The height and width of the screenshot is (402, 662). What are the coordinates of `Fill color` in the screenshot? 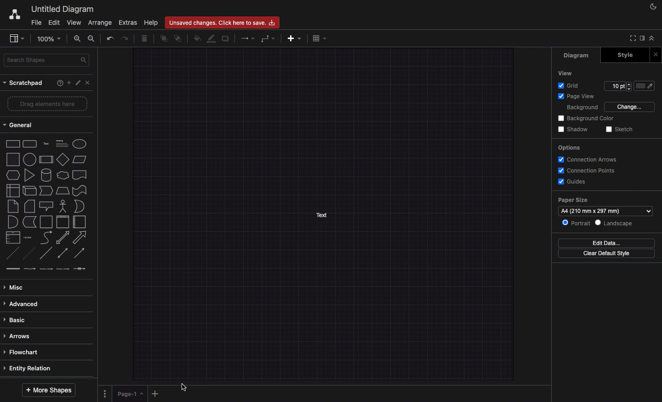 It's located at (197, 39).